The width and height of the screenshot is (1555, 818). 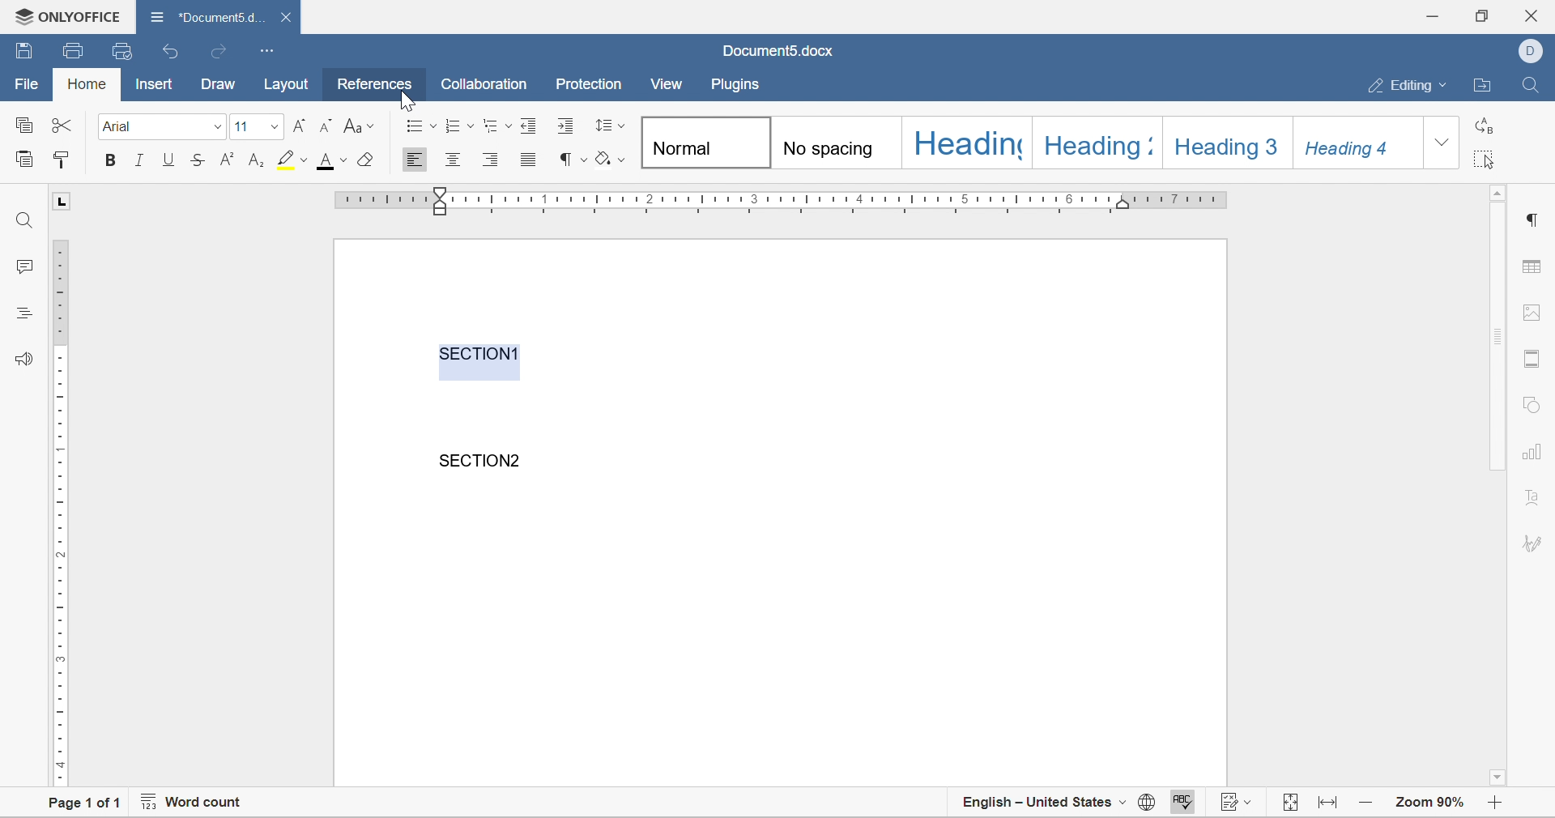 I want to click on dell, so click(x=1535, y=49).